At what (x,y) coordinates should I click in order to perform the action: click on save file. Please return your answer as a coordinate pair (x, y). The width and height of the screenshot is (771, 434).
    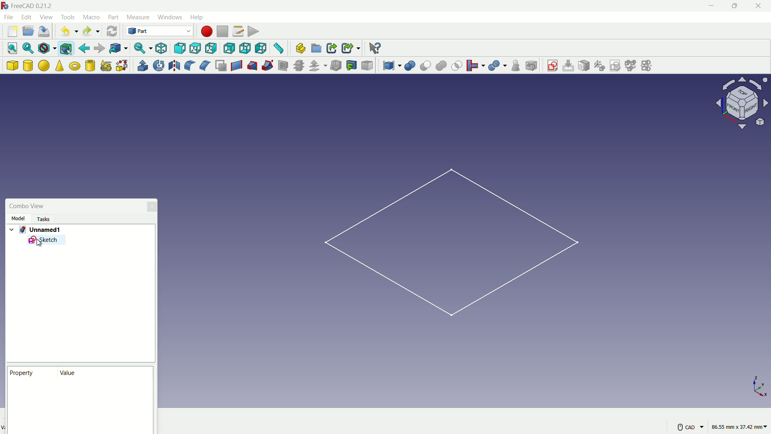
    Looking at the image, I should click on (44, 32).